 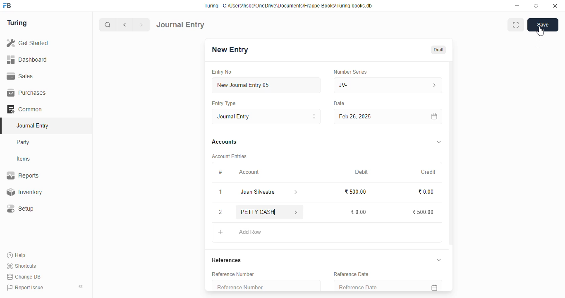 I want to click on next, so click(x=142, y=25).